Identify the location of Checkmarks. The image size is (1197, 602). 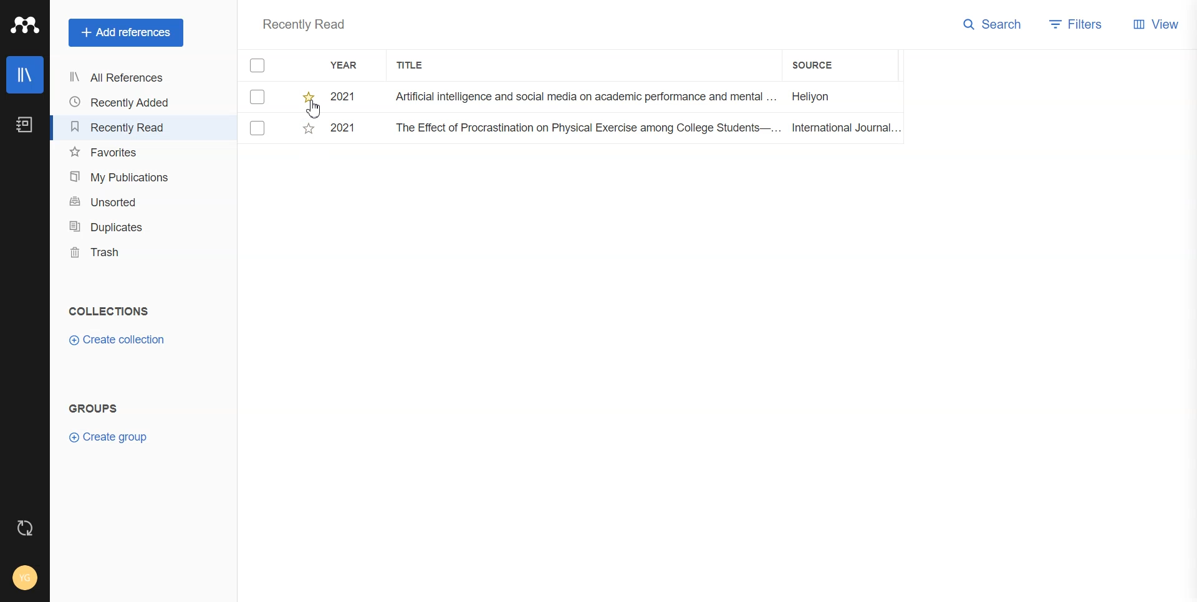
(259, 65).